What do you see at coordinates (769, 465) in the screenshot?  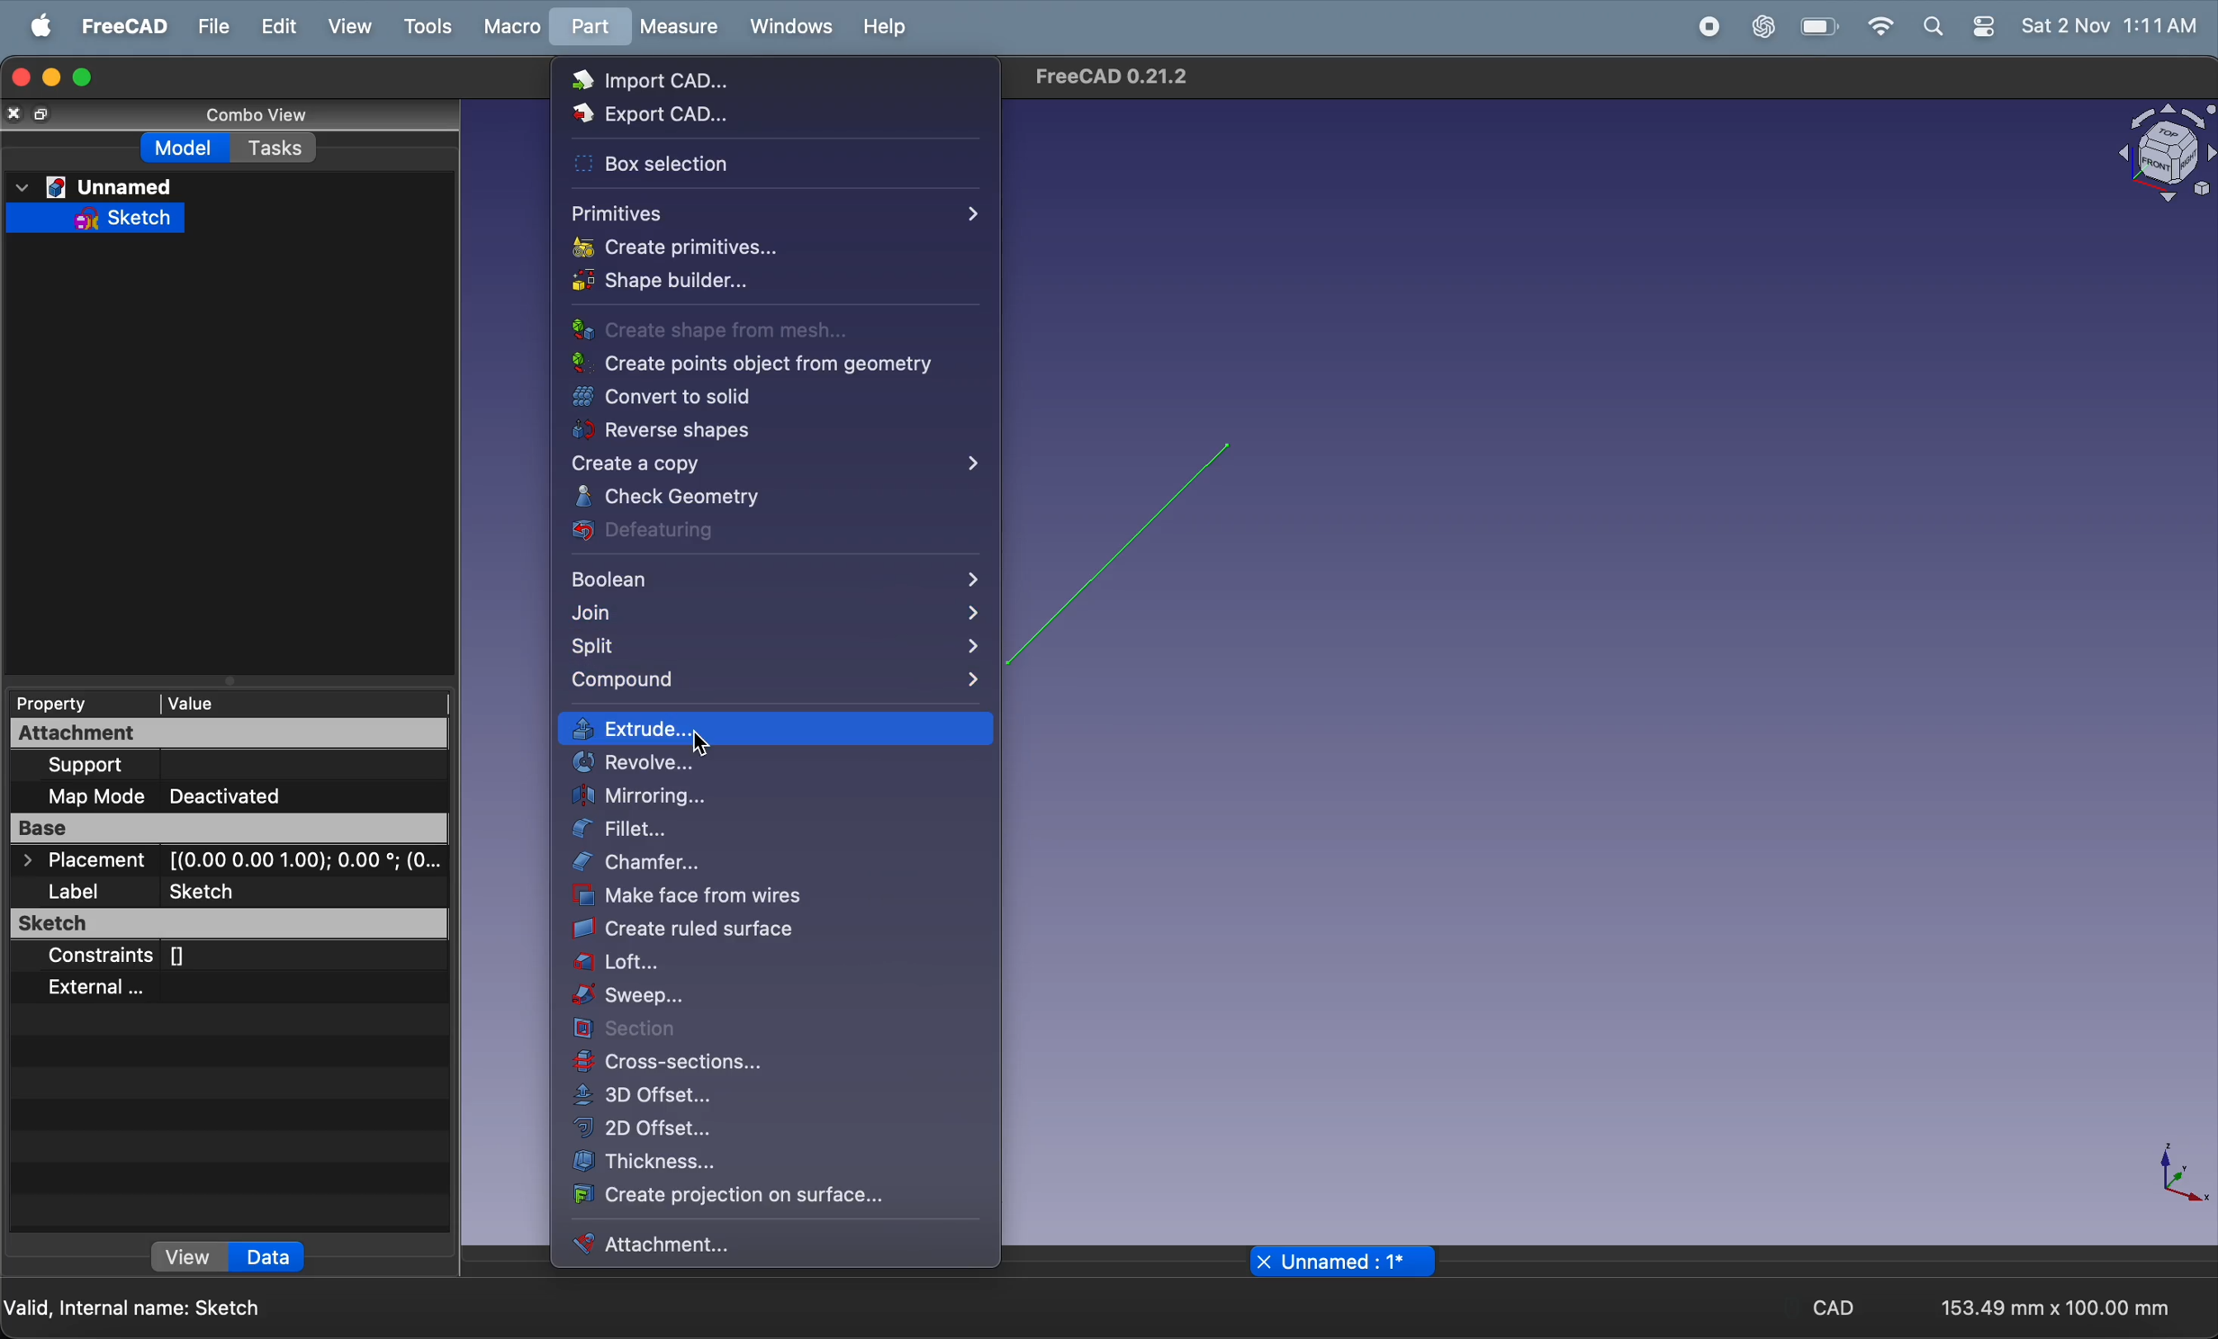 I see `create a copy` at bounding box center [769, 465].